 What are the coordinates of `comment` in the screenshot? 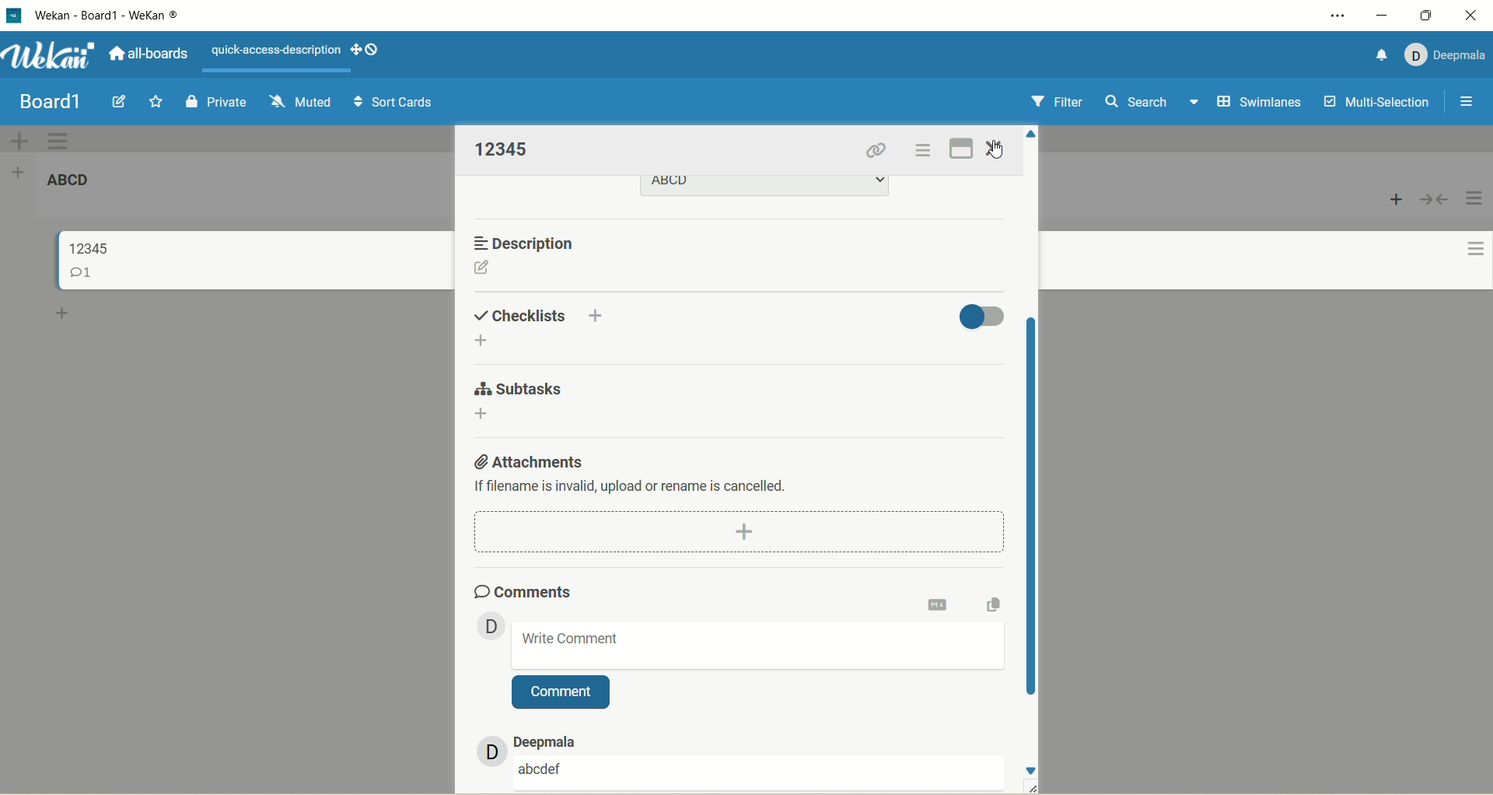 It's located at (758, 645).